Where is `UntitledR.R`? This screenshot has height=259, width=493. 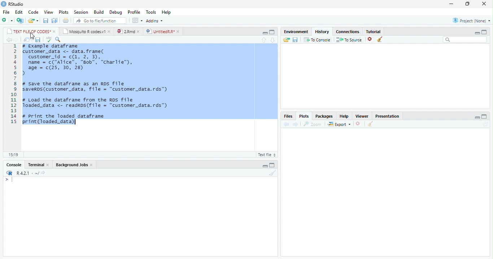
UntitledR.R is located at coordinates (160, 31).